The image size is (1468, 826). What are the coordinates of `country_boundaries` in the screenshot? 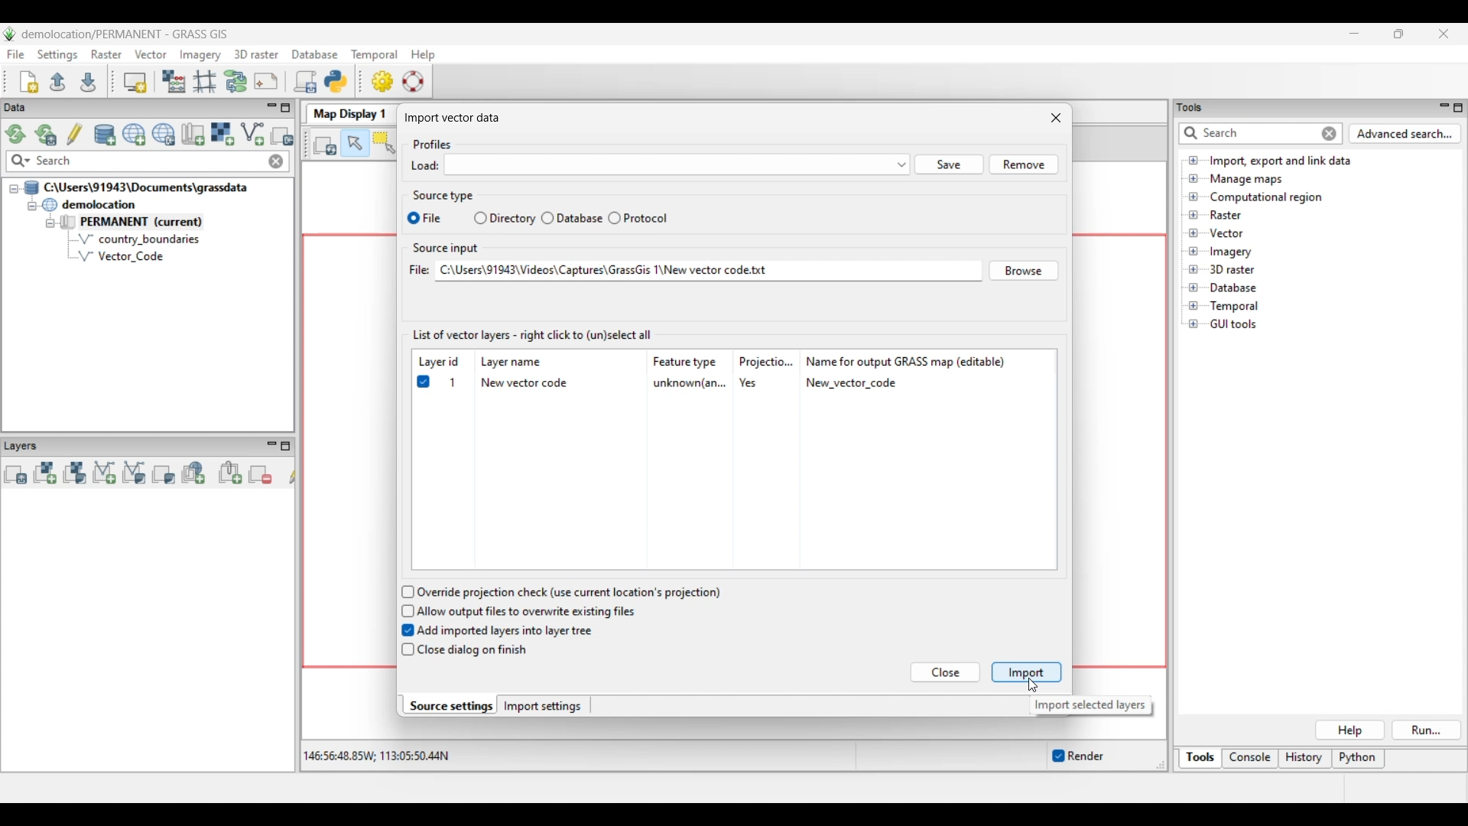 It's located at (139, 239).